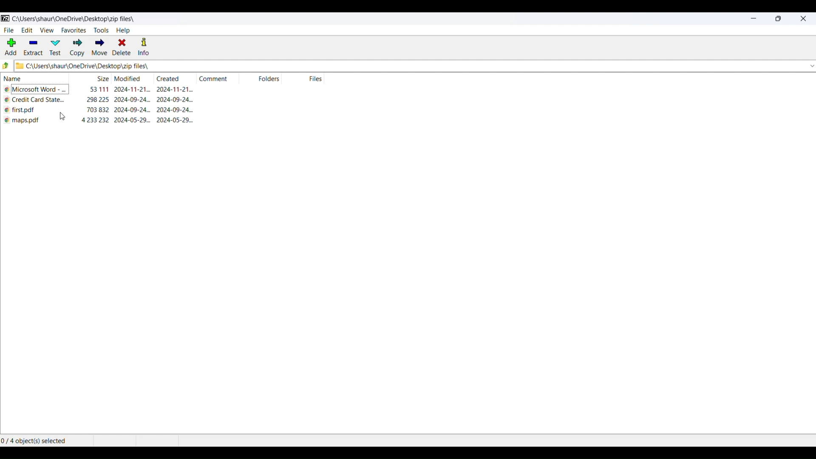 The height and width of the screenshot is (459, 816). What do you see at coordinates (65, 118) in the screenshot?
I see `cursor` at bounding box center [65, 118].